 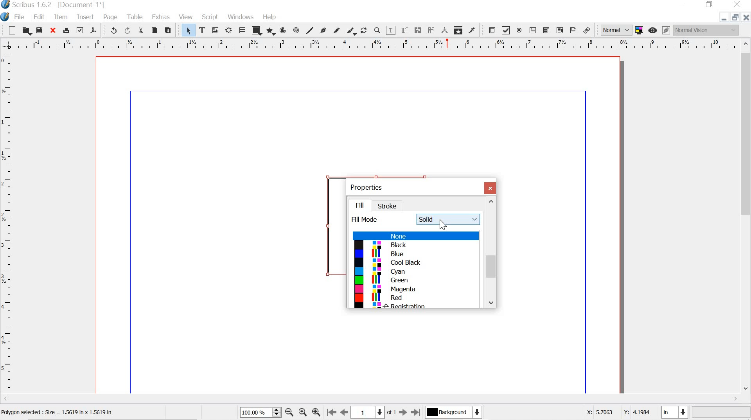 What do you see at coordinates (54, 31) in the screenshot?
I see `close` at bounding box center [54, 31].